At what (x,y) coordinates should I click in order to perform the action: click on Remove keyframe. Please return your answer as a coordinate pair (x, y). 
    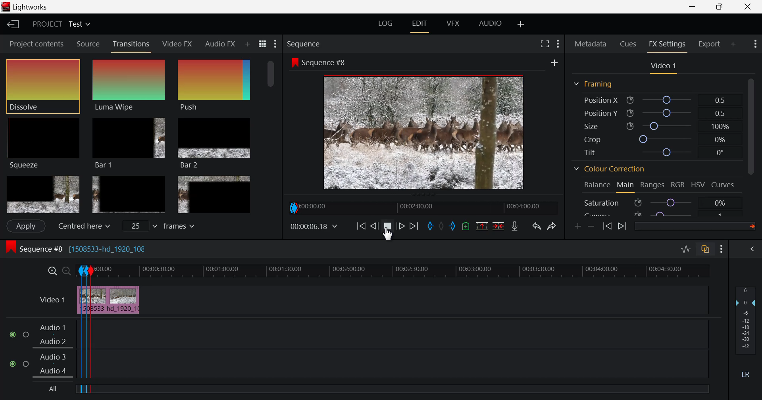
    Looking at the image, I should click on (591, 227).